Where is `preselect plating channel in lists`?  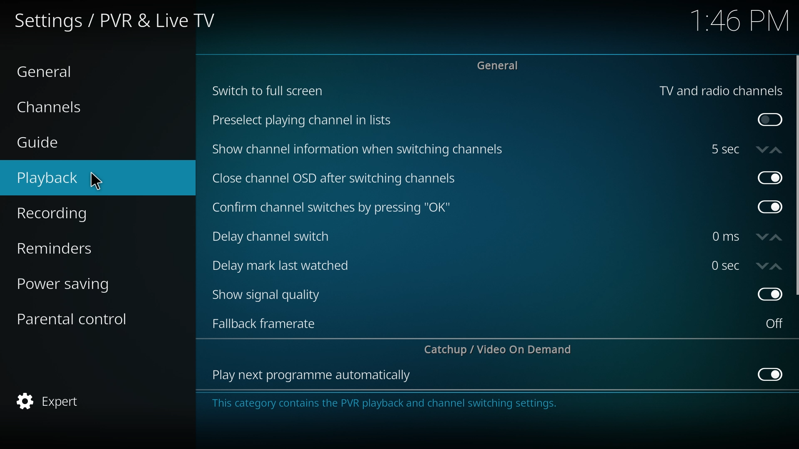 preselect plating channel in lists is located at coordinates (305, 121).